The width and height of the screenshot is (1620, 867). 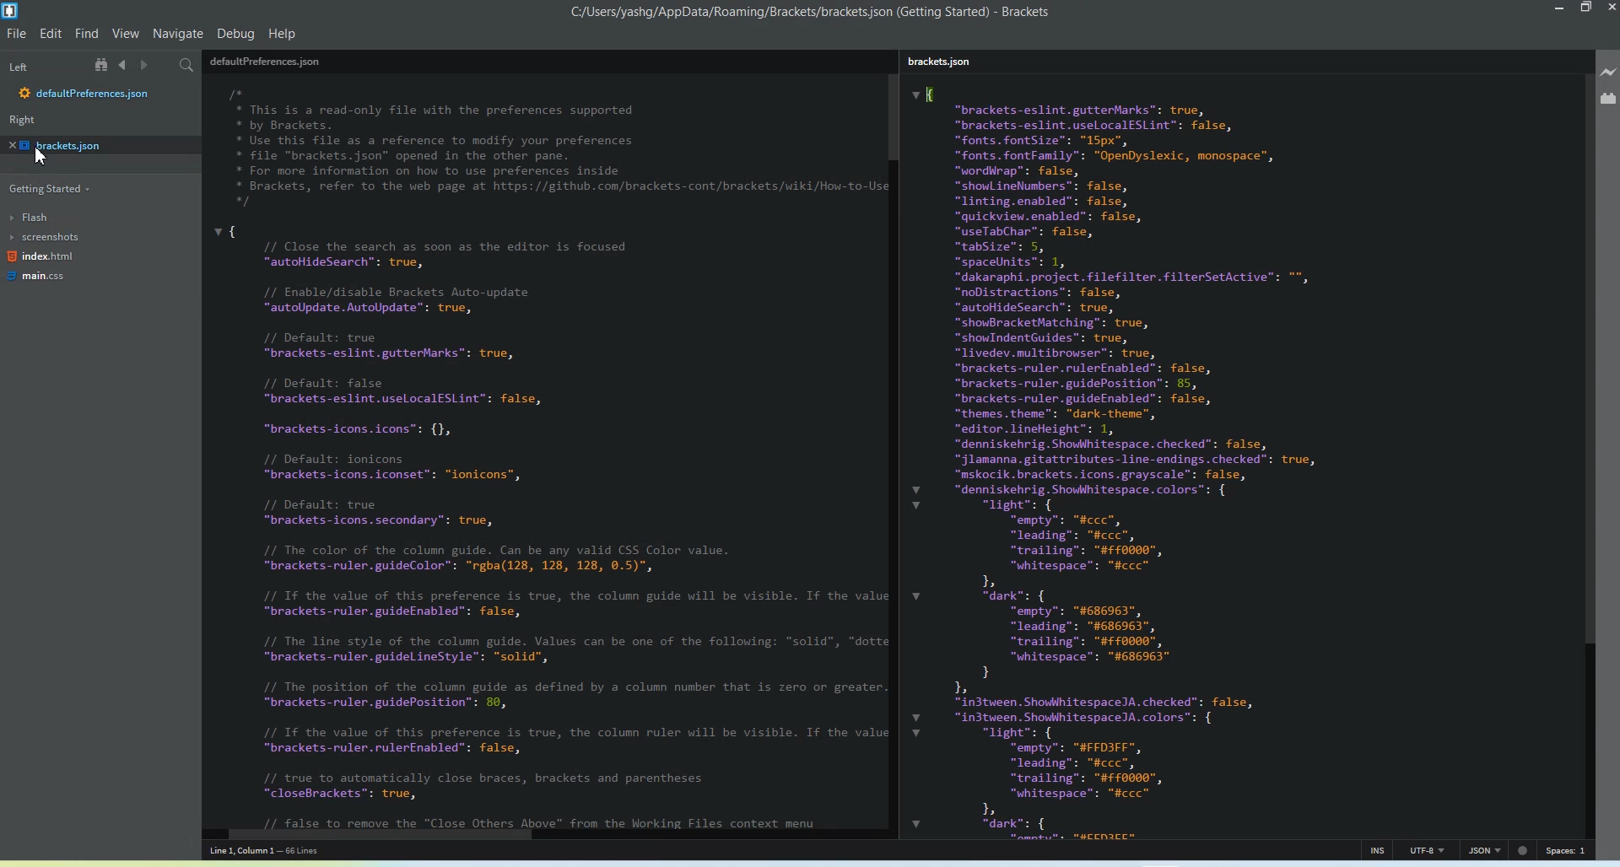 I want to click on Help, so click(x=282, y=33).